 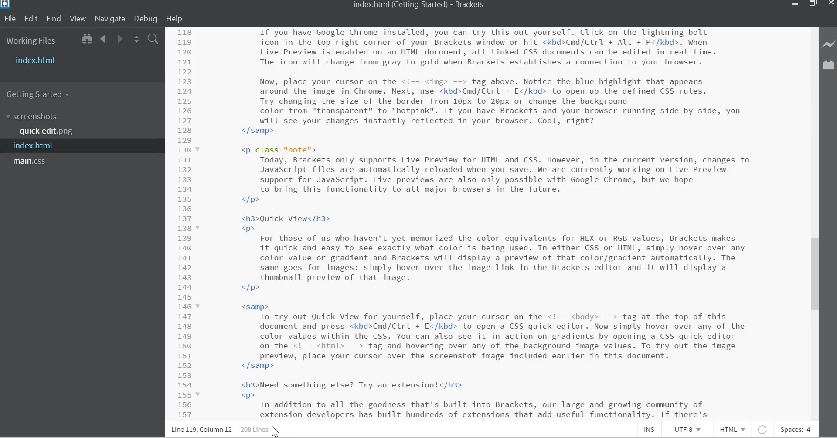 I want to click on Live Preview, so click(x=828, y=44).